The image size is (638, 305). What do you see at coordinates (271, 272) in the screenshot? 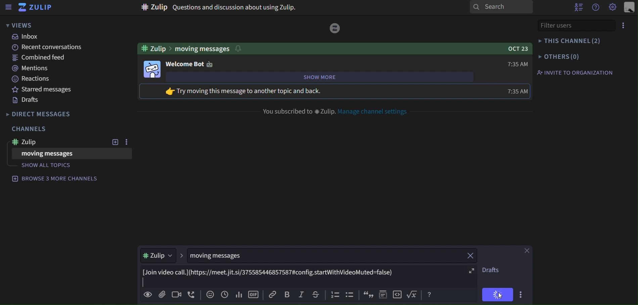
I see `[Join video call.](https://meet.jit.si/375585446857587#config.startWithVideoMuted=false)` at bounding box center [271, 272].